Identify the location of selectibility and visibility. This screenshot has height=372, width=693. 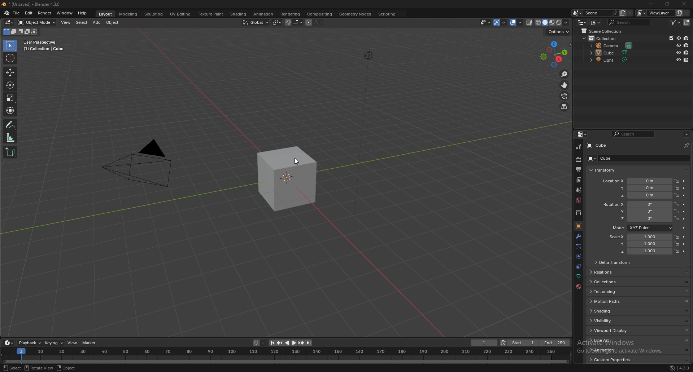
(485, 22).